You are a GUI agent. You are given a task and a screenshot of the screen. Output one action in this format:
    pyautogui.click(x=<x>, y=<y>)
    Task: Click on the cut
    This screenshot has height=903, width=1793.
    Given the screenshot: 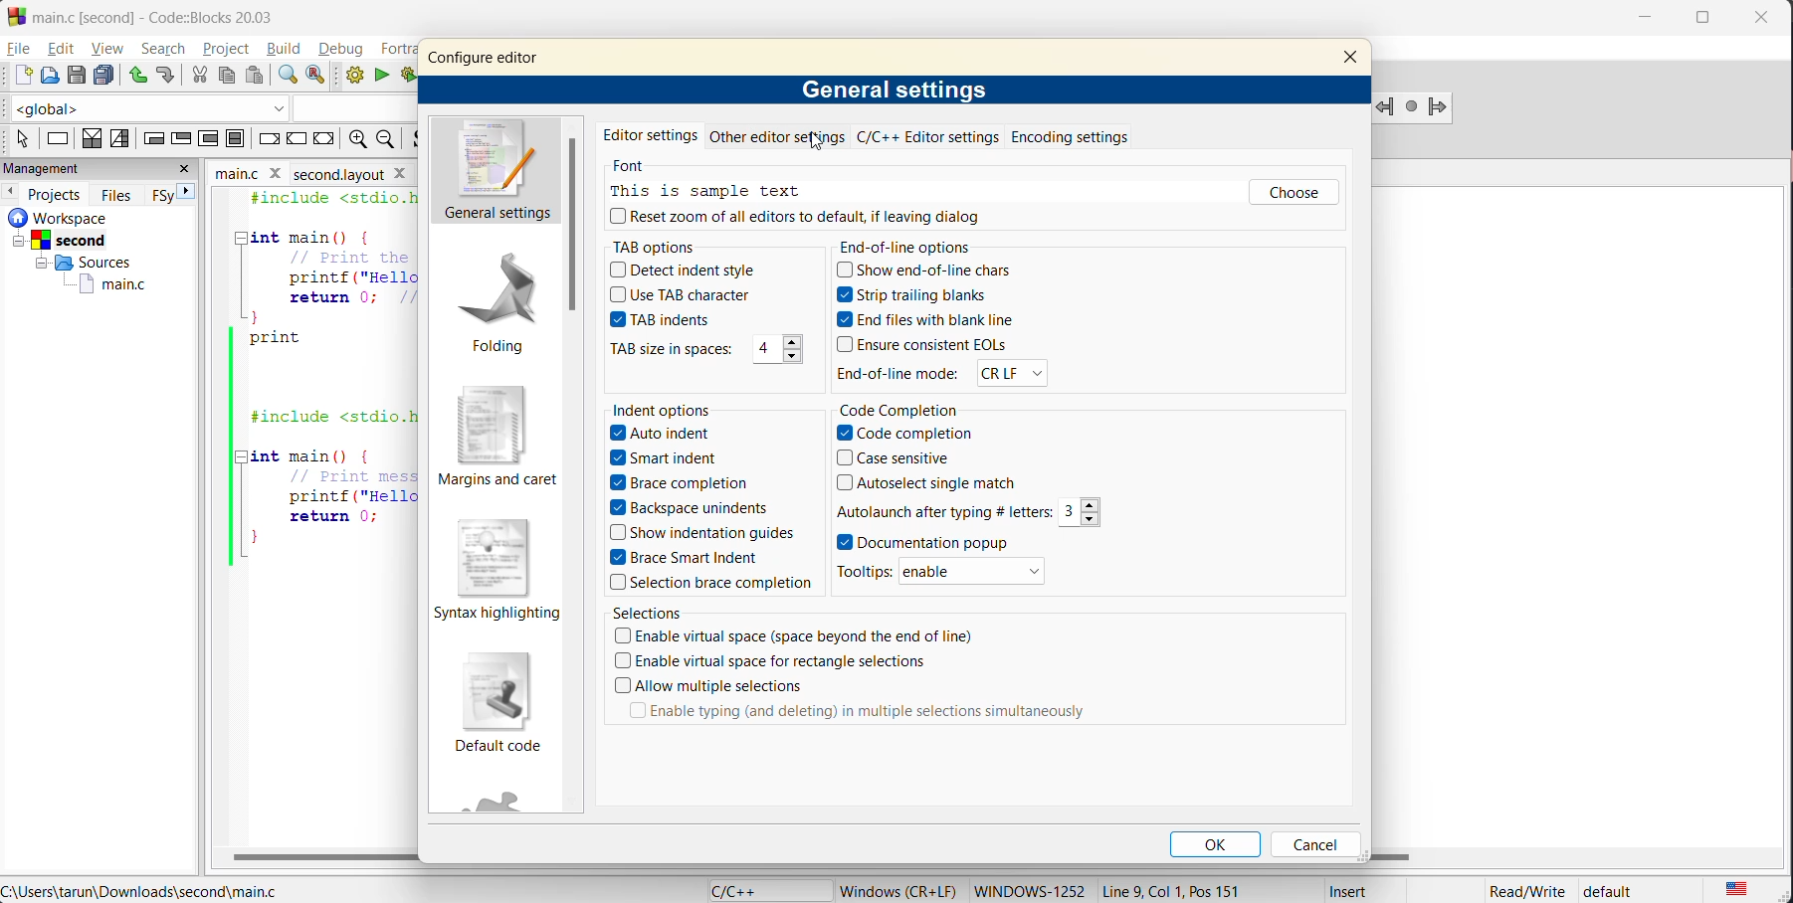 What is the action you would take?
    pyautogui.click(x=195, y=75)
    